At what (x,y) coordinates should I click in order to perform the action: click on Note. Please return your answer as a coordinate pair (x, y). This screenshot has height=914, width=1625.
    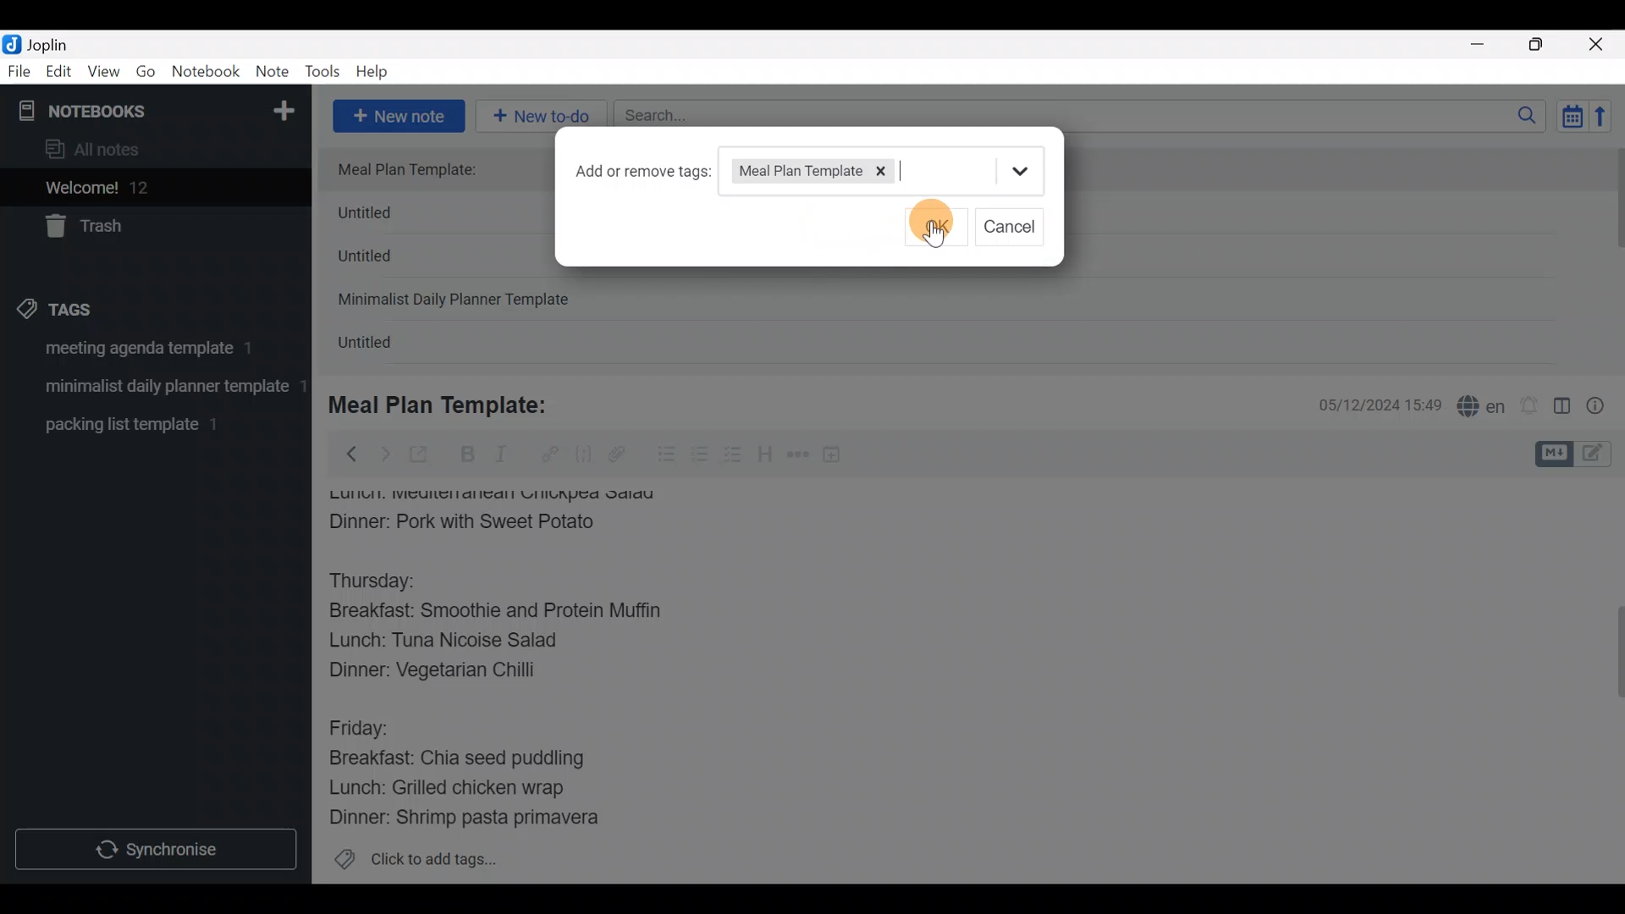
    Looking at the image, I should click on (276, 73).